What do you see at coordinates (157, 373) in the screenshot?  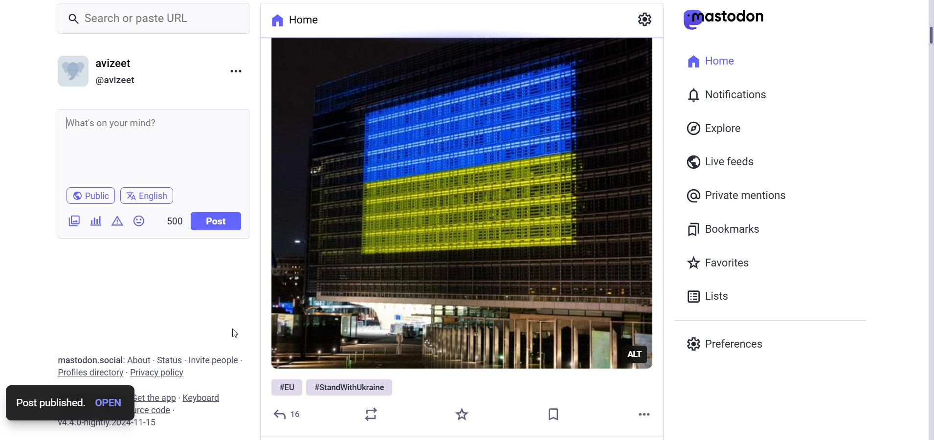 I see `Privacy Policy` at bounding box center [157, 373].